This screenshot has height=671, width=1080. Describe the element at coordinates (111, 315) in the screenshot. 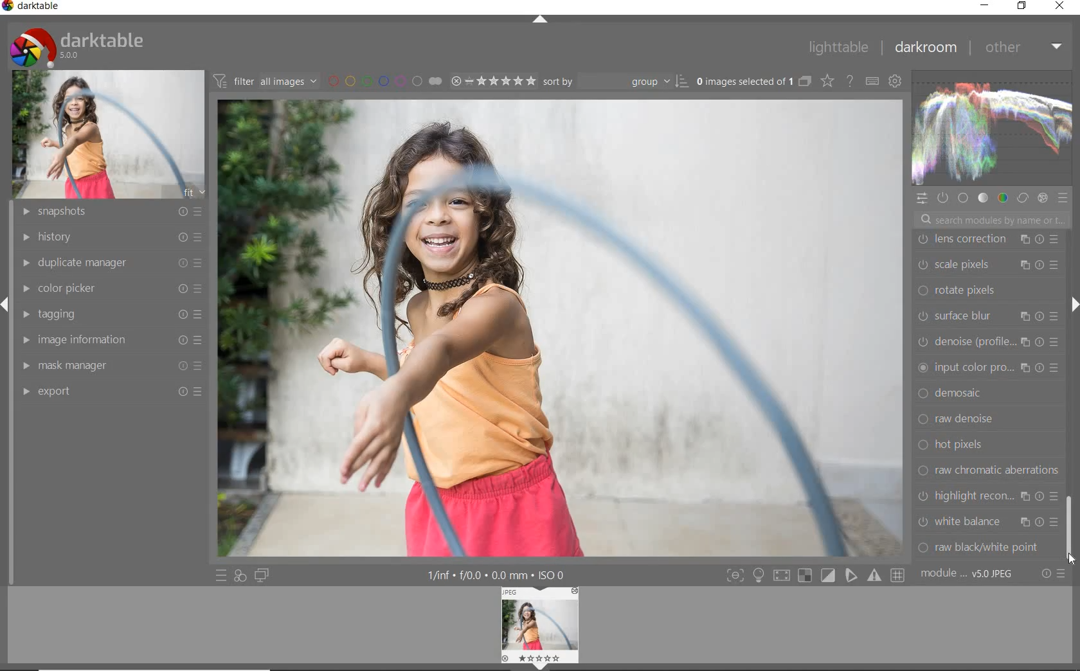

I see `tagging` at that location.